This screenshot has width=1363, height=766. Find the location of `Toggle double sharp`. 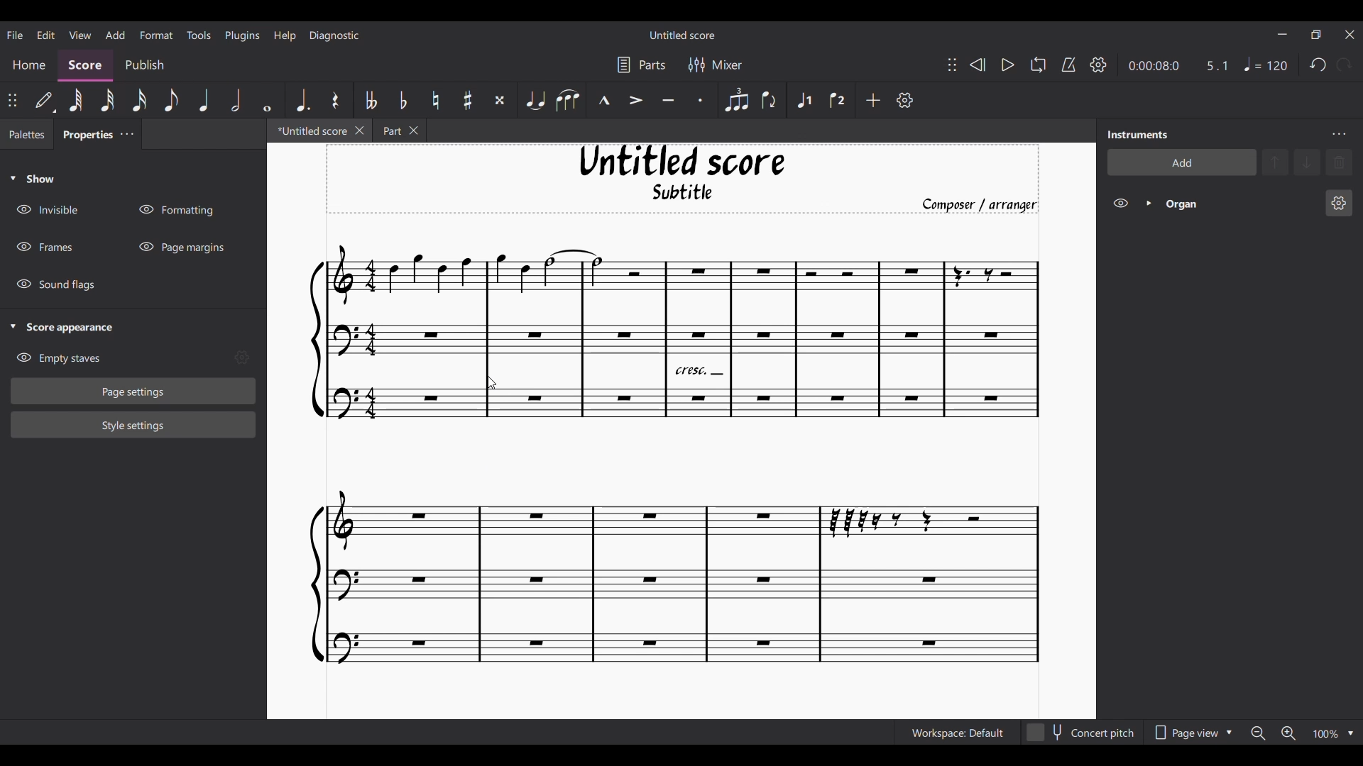

Toggle double sharp is located at coordinates (500, 101).